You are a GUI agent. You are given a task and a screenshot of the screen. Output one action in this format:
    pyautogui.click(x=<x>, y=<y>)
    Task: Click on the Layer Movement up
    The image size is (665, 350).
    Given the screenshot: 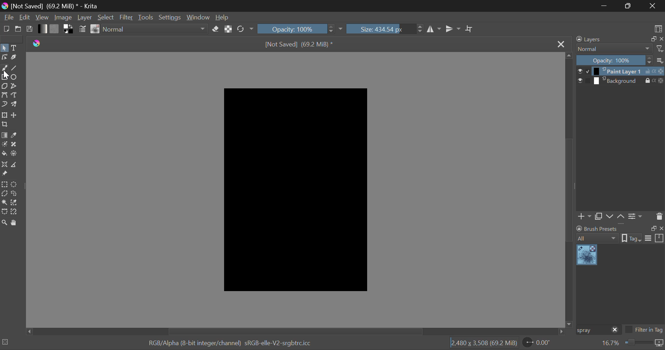 What is the action you would take?
    pyautogui.click(x=621, y=217)
    